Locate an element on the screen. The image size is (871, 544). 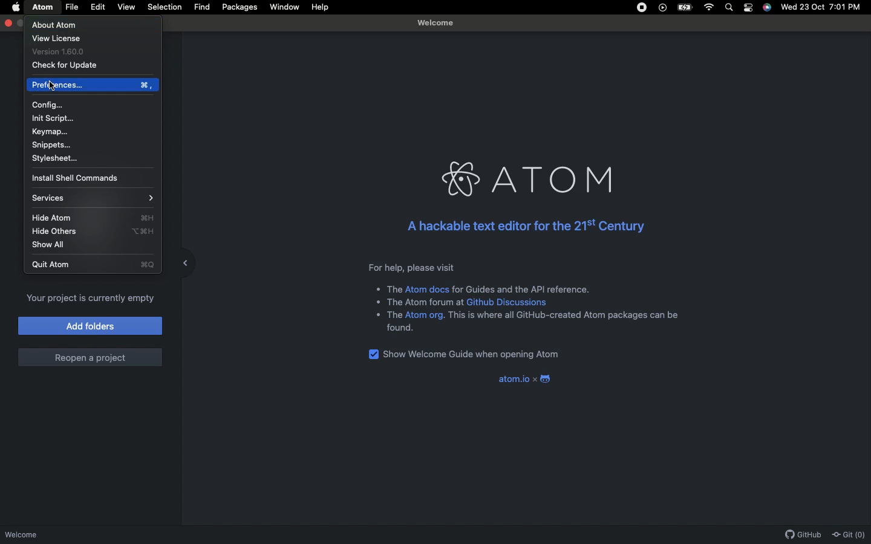
Init script is located at coordinates (54, 119).